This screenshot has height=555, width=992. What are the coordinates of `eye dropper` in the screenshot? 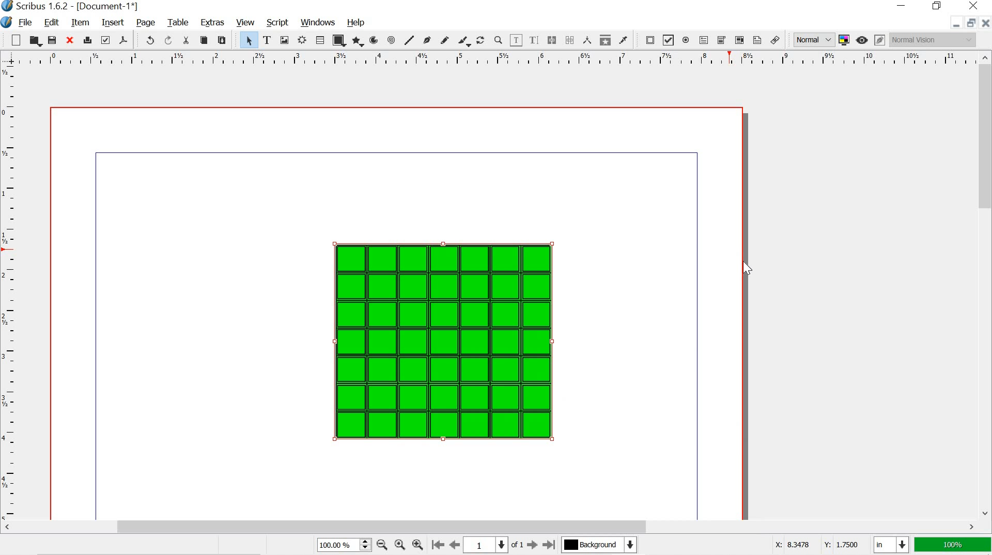 It's located at (623, 39).